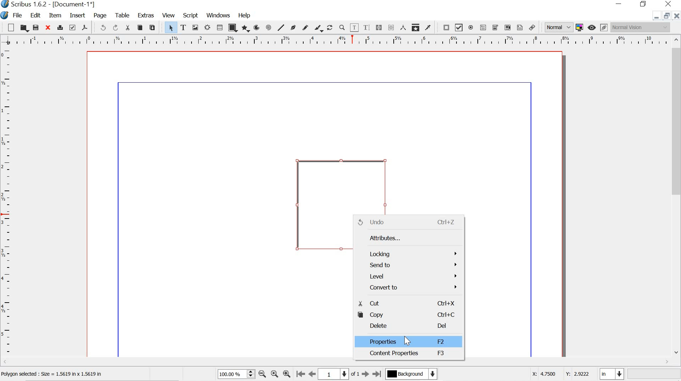 Image resolution: width=681 pixels, height=381 pixels. I want to click on shape, so click(233, 27).